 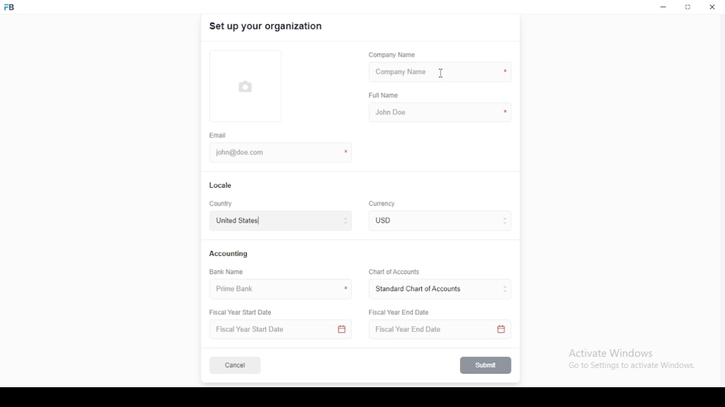 What do you see at coordinates (400, 312) in the screenshot?
I see `Fiscal Year End Date` at bounding box center [400, 312].